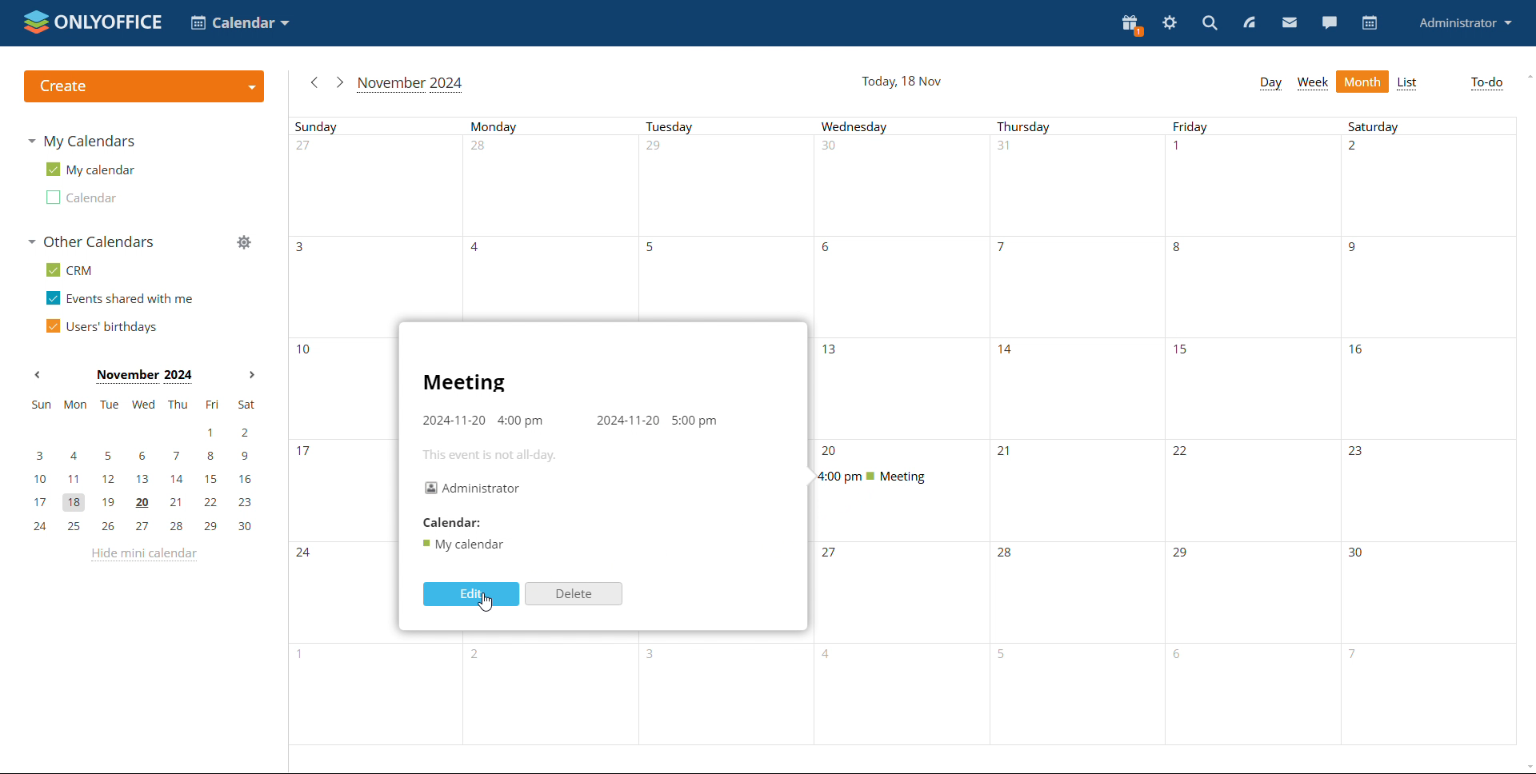 This screenshot has width=1536, height=774. What do you see at coordinates (244, 242) in the screenshot?
I see `manage` at bounding box center [244, 242].